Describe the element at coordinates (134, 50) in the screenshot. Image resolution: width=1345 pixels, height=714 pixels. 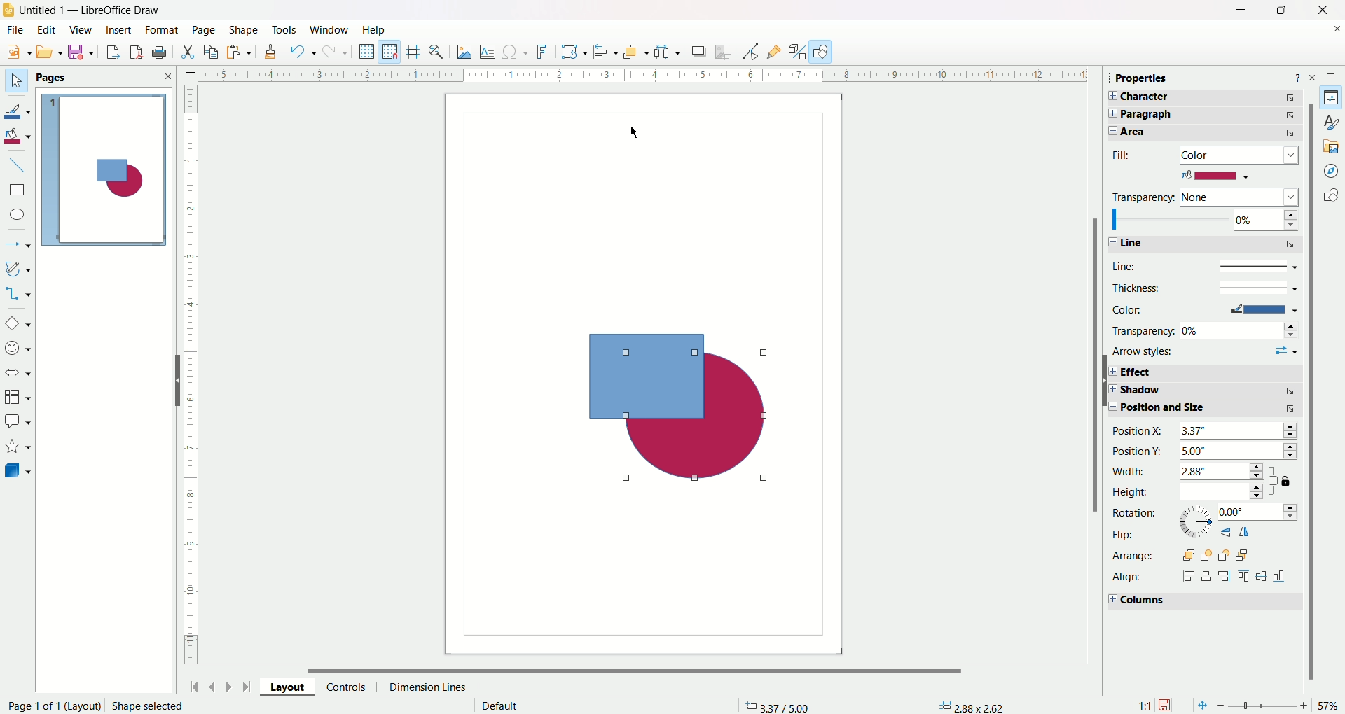
I see `export as PDF` at that location.